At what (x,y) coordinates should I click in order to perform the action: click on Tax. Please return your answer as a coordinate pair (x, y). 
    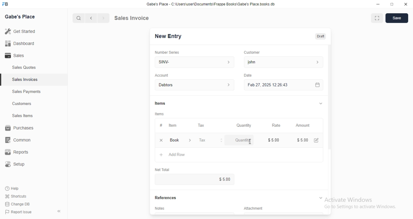
    Looking at the image, I should click on (203, 125).